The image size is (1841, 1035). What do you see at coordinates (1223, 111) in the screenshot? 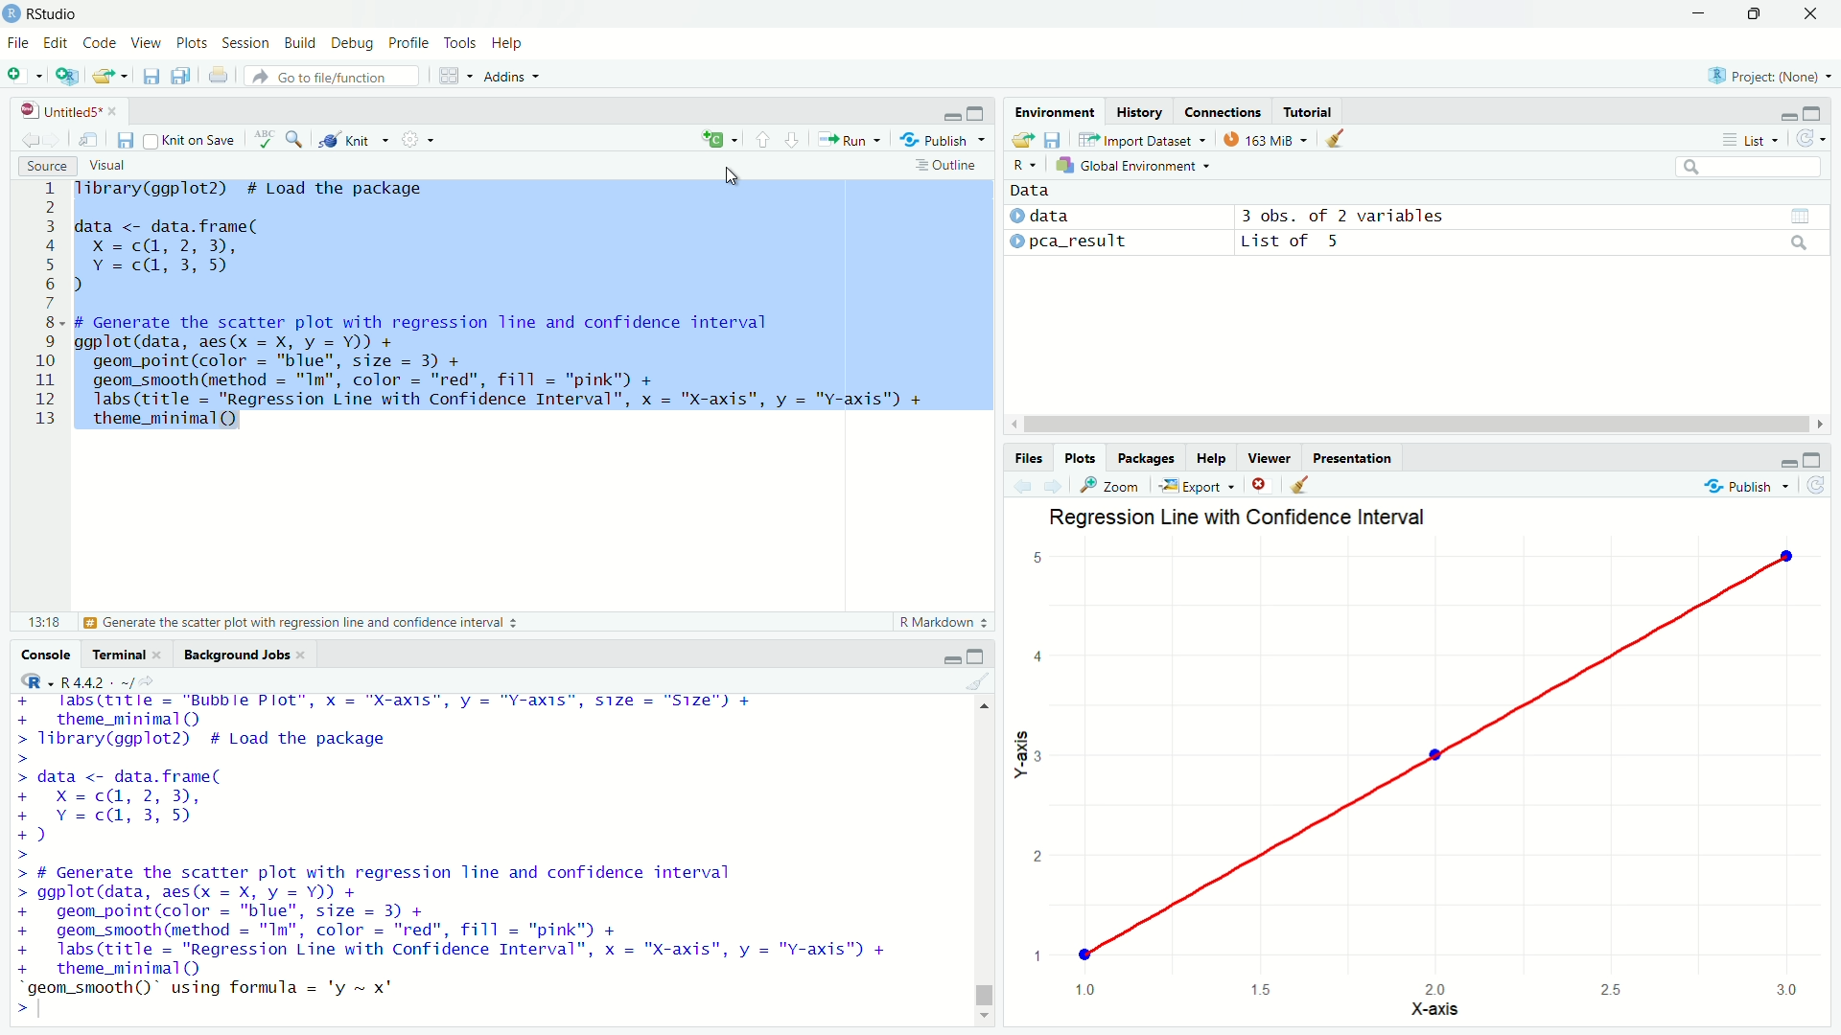
I see `Connections` at bounding box center [1223, 111].